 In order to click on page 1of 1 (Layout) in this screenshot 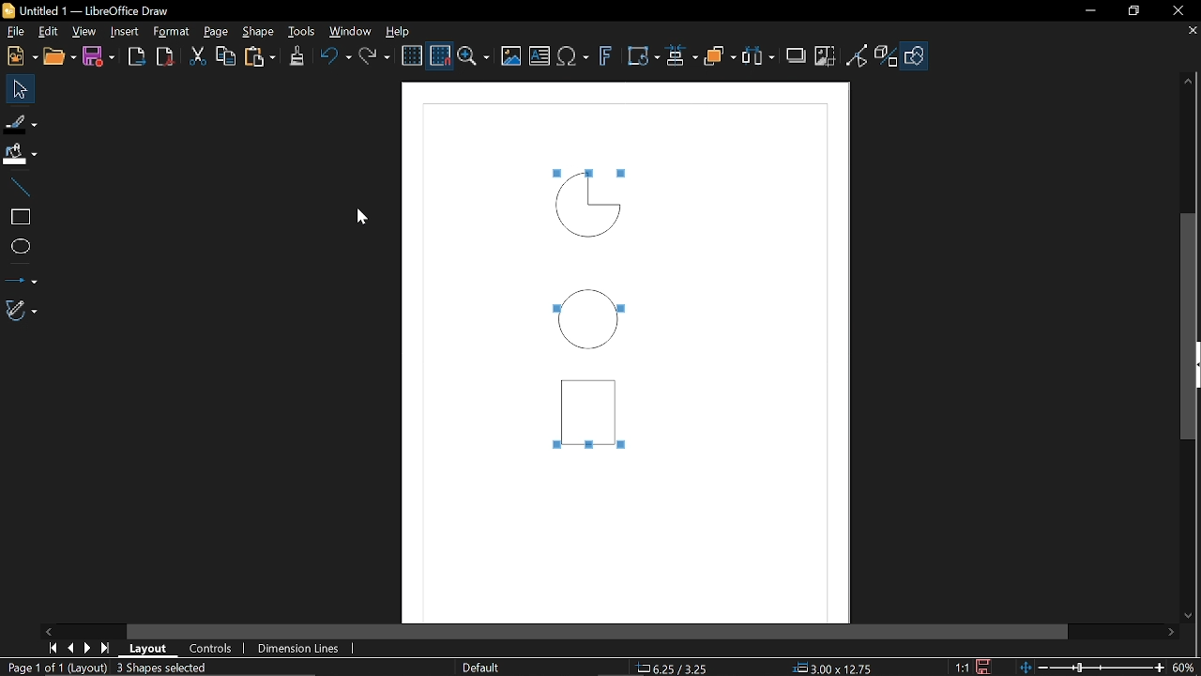, I will do `click(56, 667)`.